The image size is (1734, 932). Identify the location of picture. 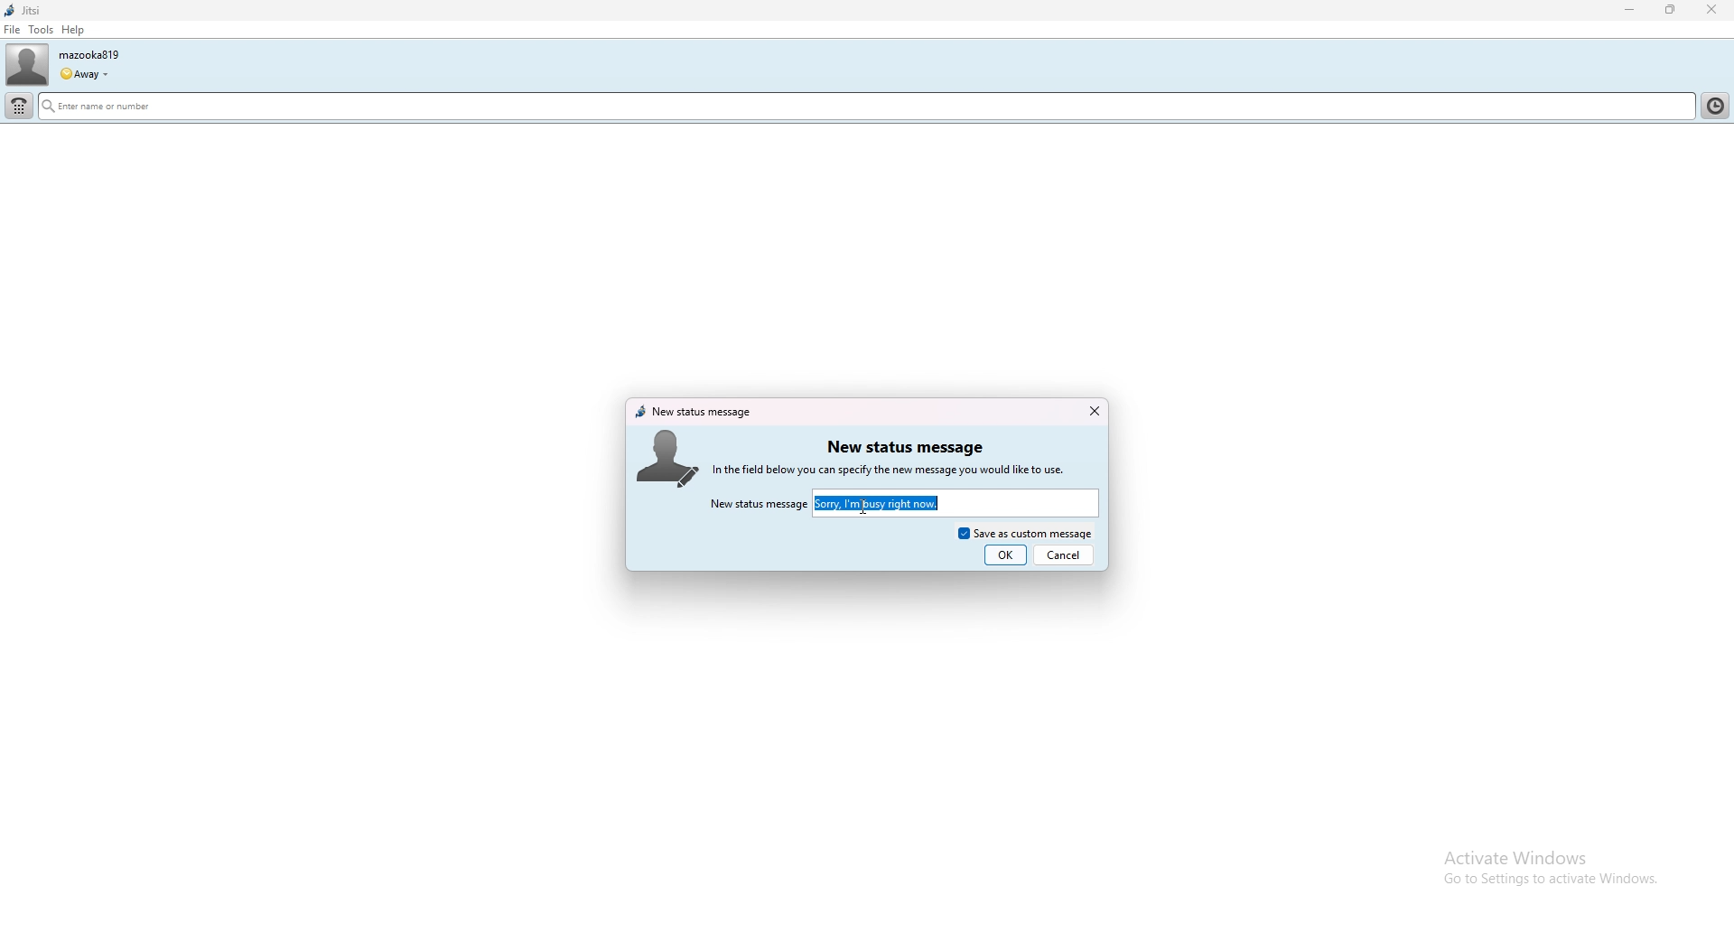
(667, 457).